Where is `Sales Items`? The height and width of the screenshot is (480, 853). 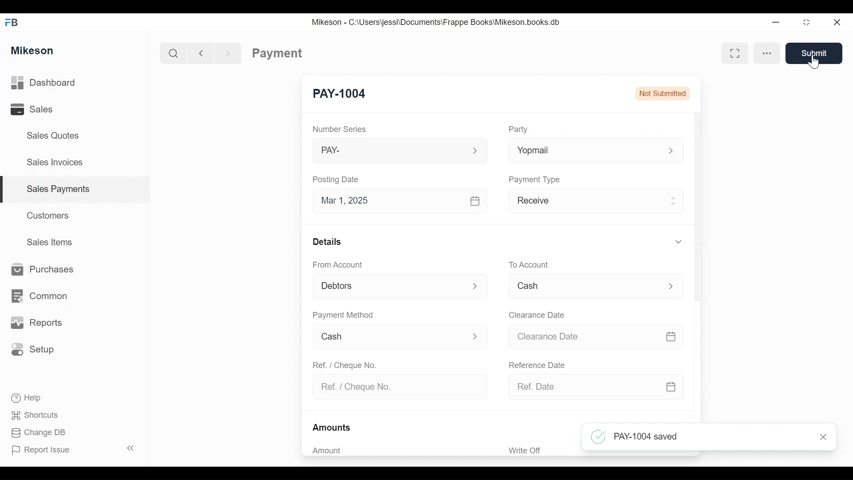
Sales Items is located at coordinates (54, 243).